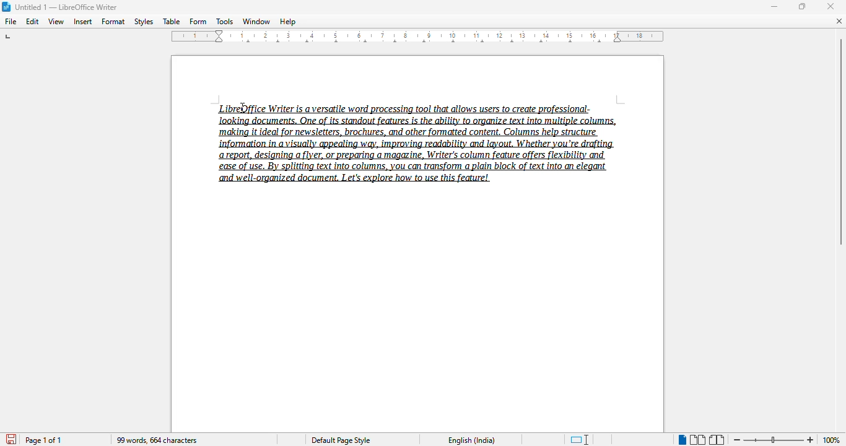 Image resolution: width=846 pixels, height=446 pixels. I want to click on click to save document, so click(12, 440).